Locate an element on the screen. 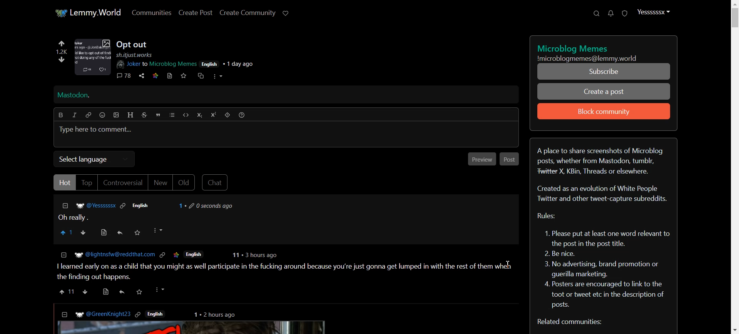 The image size is (739, 334). Spoiler is located at coordinates (228, 115).